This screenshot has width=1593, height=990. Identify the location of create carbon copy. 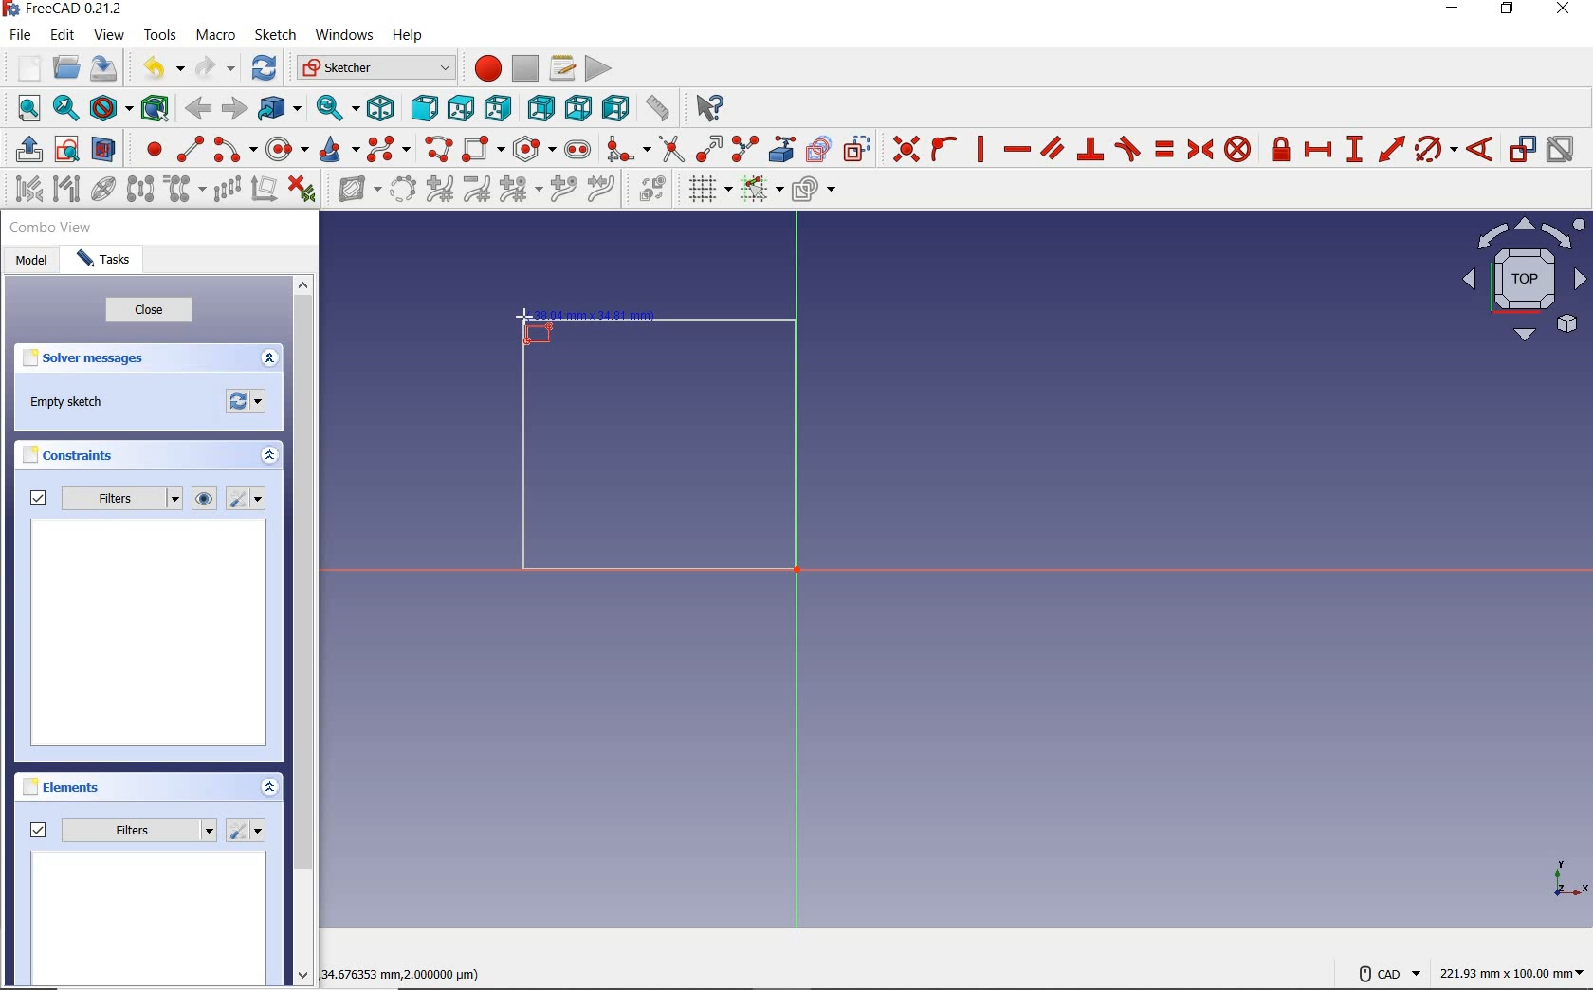
(819, 149).